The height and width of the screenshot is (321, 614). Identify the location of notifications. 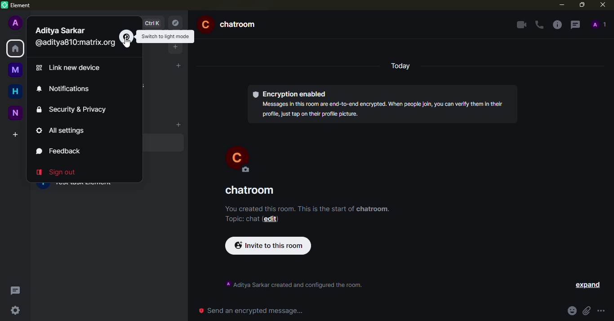
(65, 89).